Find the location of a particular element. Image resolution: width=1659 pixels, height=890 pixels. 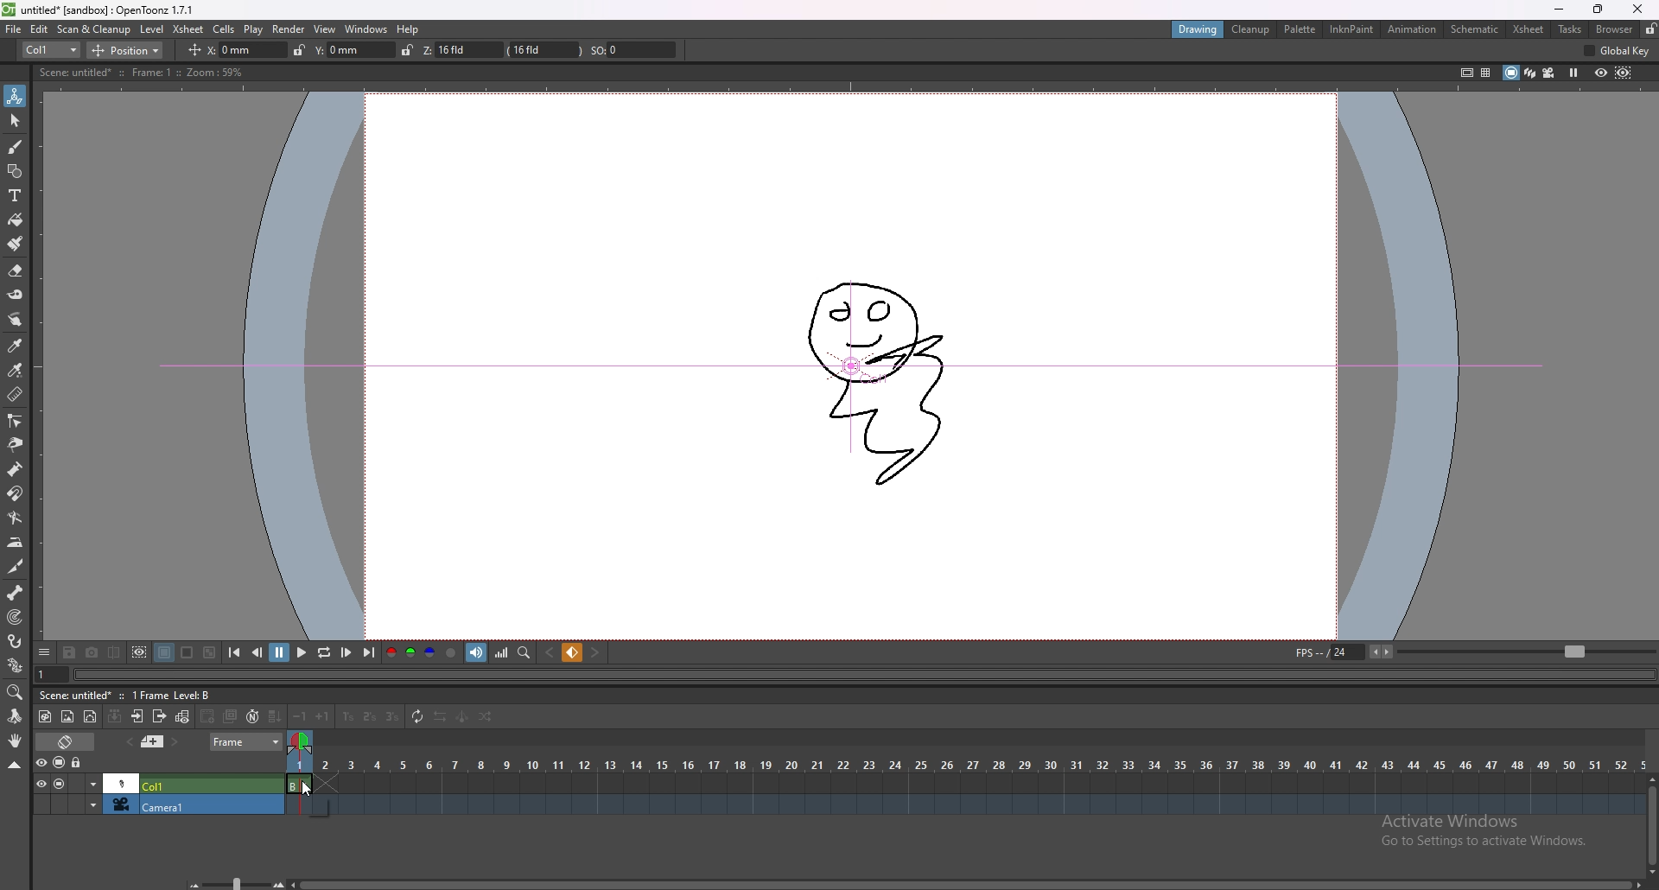

pump is located at coordinates (15, 469).